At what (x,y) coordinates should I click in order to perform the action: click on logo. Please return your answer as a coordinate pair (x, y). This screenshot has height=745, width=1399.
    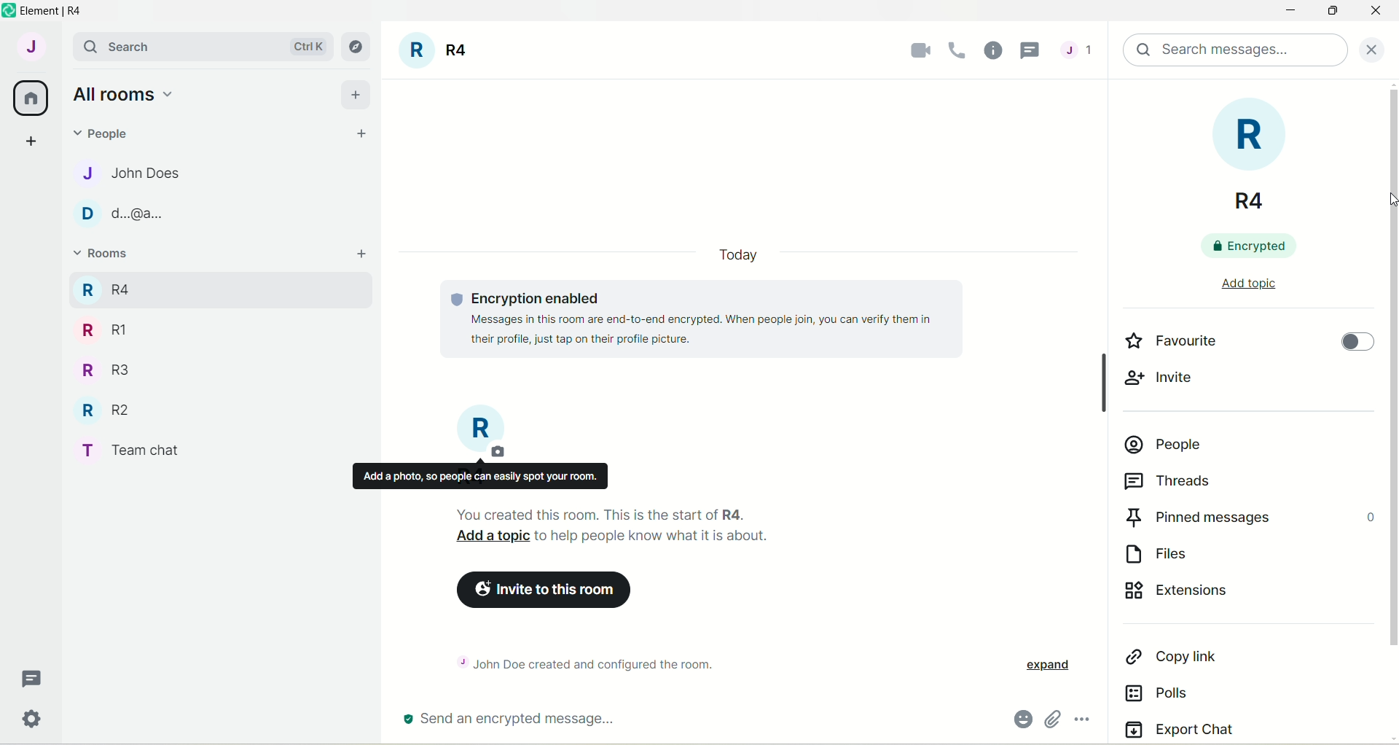
    Looking at the image, I should click on (9, 11).